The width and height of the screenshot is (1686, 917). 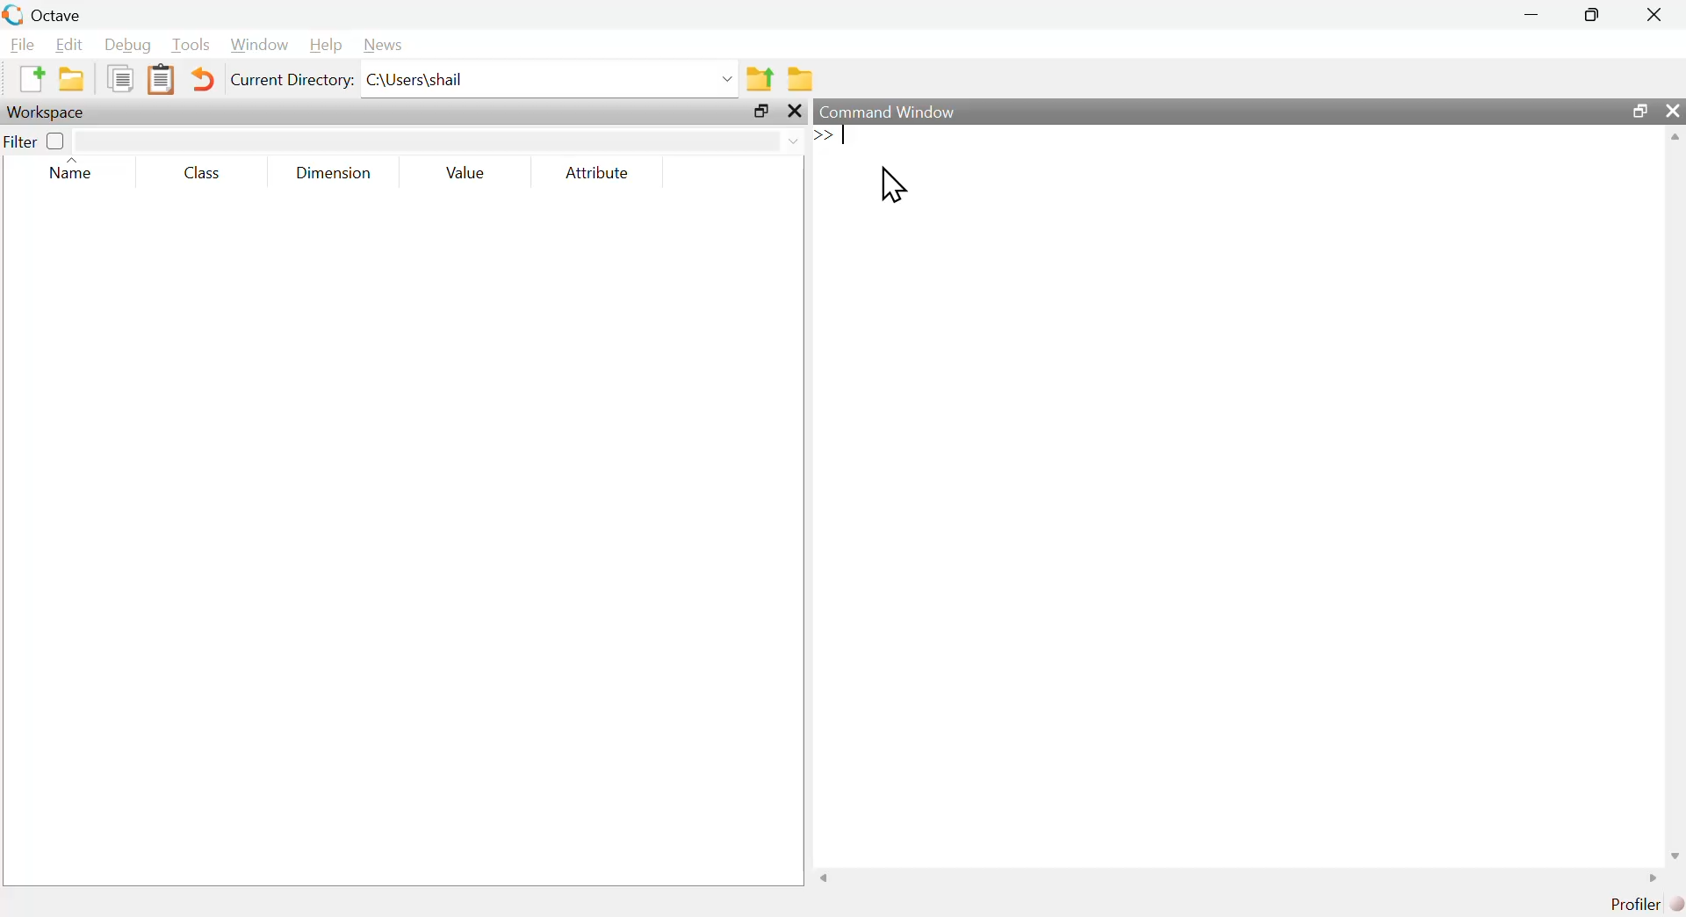 I want to click on scroll up, so click(x=1675, y=136).